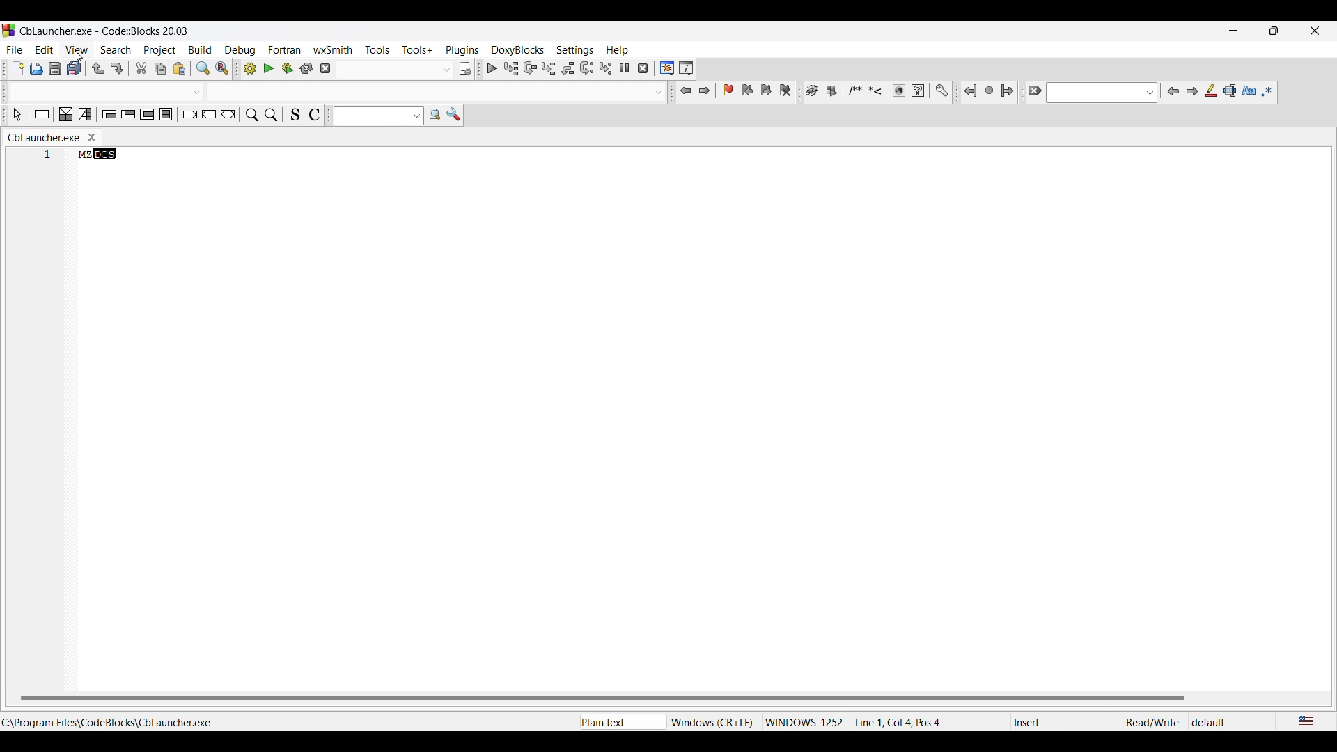 The height and width of the screenshot is (752, 1337). I want to click on wxSmith menu, so click(334, 49).